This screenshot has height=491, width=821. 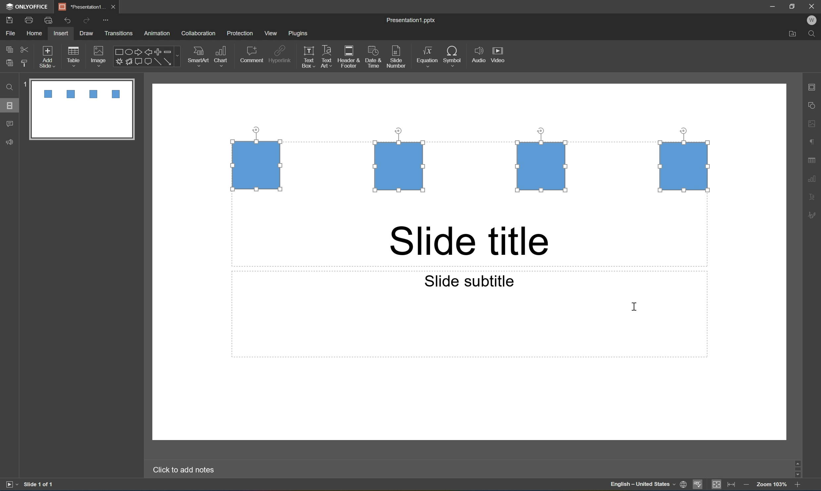 I want to click on print, so click(x=28, y=19).